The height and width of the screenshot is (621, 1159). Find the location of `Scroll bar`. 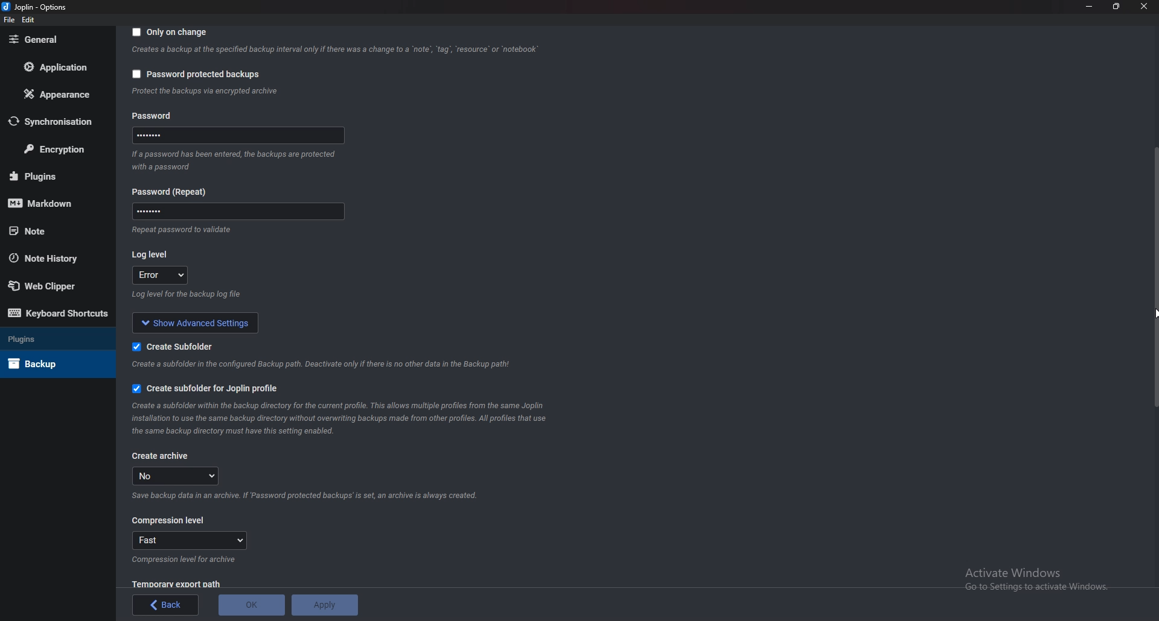

Scroll bar is located at coordinates (1155, 277).